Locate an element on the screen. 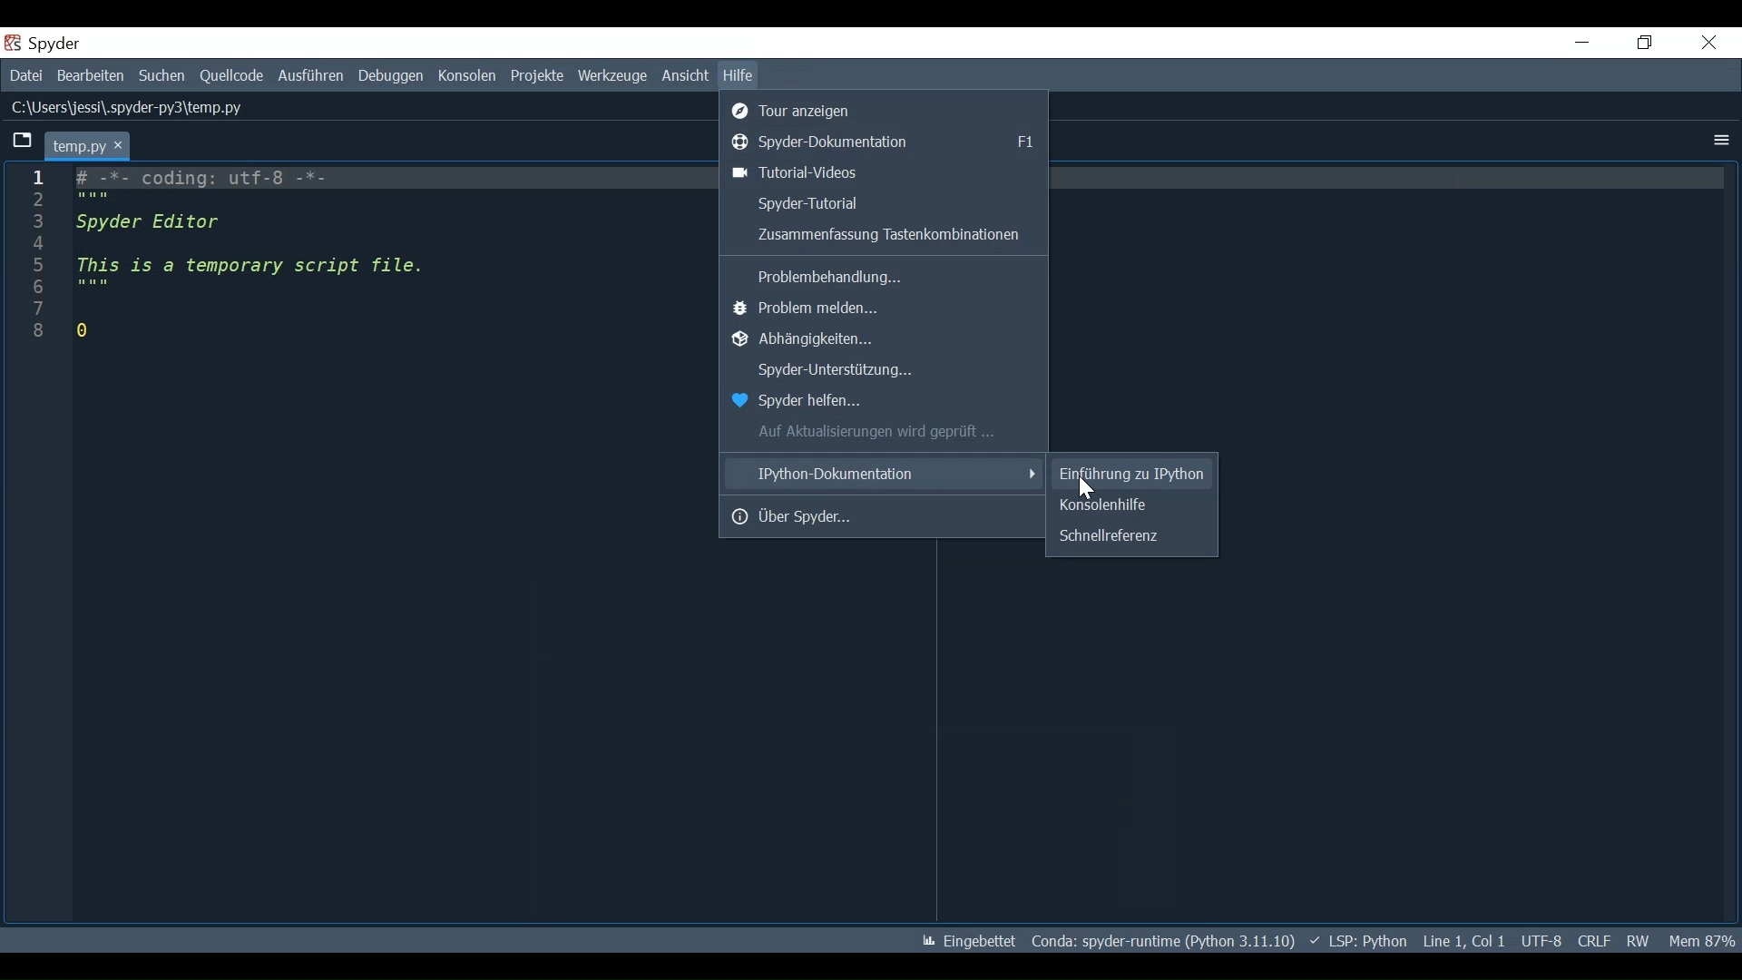  line numbers is located at coordinates (34, 264).